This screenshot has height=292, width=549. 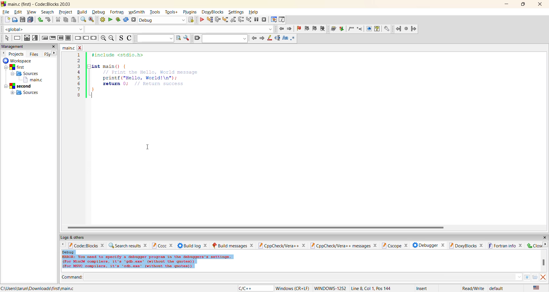 What do you see at coordinates (61, 38) in the screenshot?
I see `counting loop` at bounding box center [61, 38].